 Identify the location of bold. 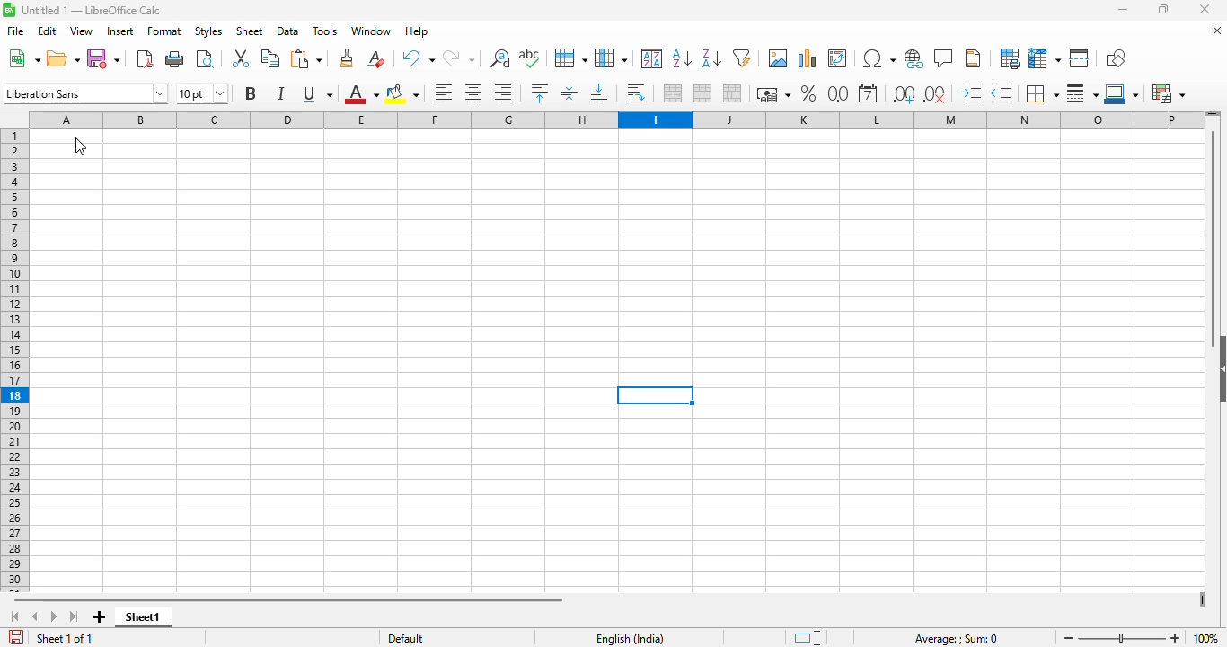
(250, 93).